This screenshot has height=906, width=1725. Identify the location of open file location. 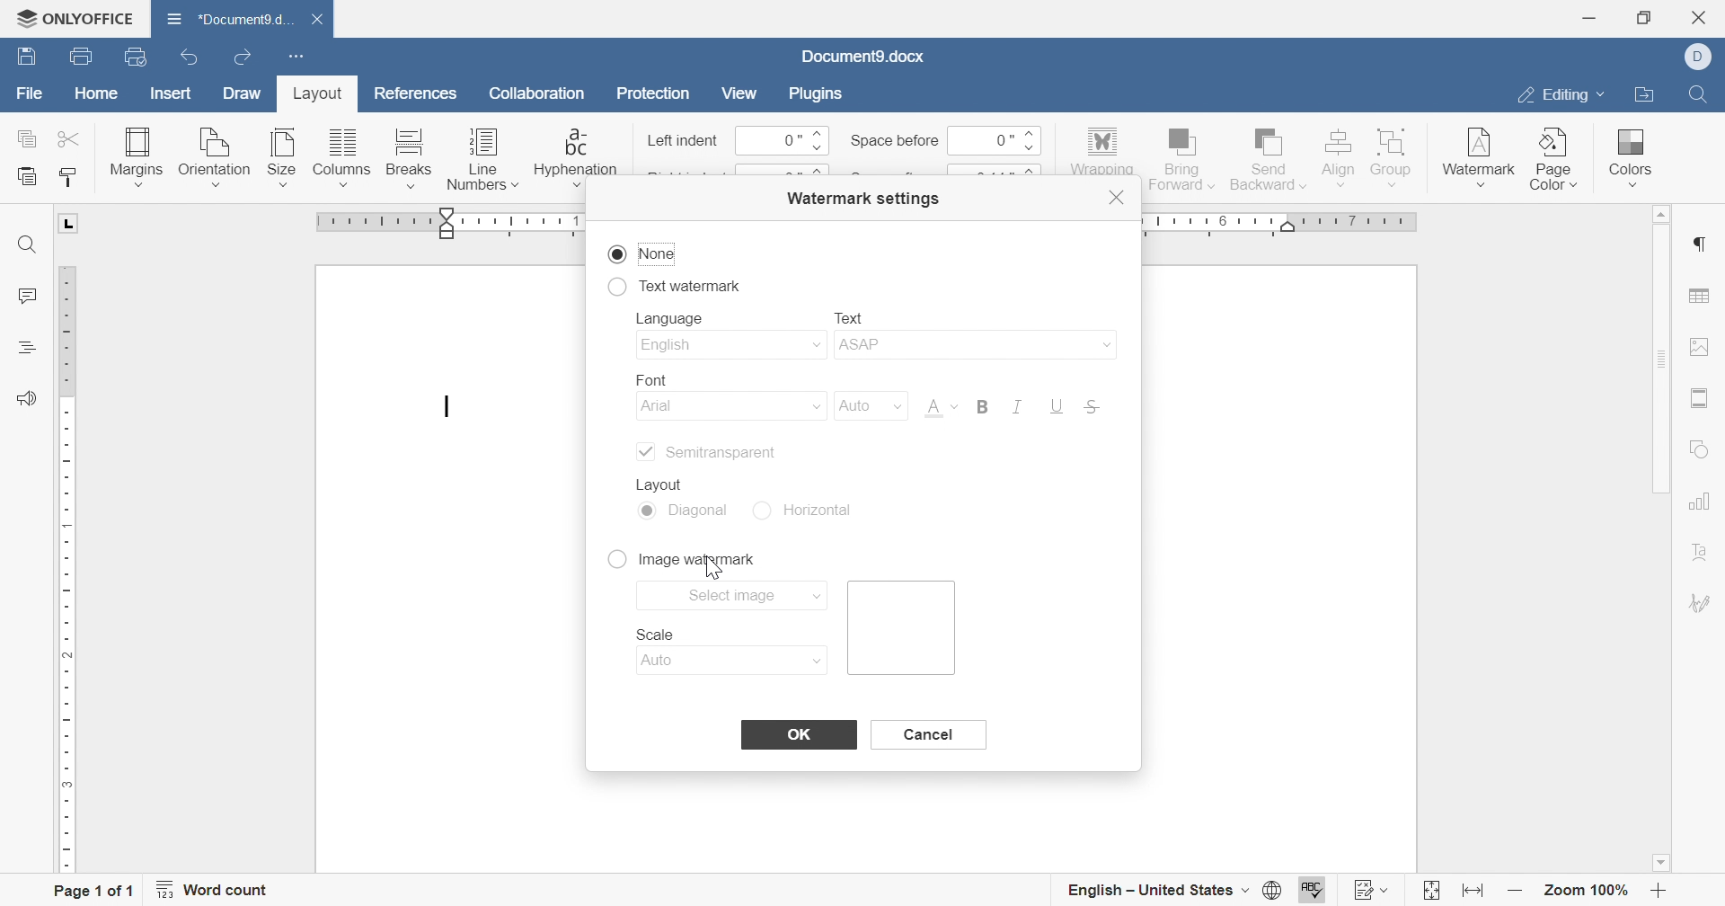
(1642, 96).